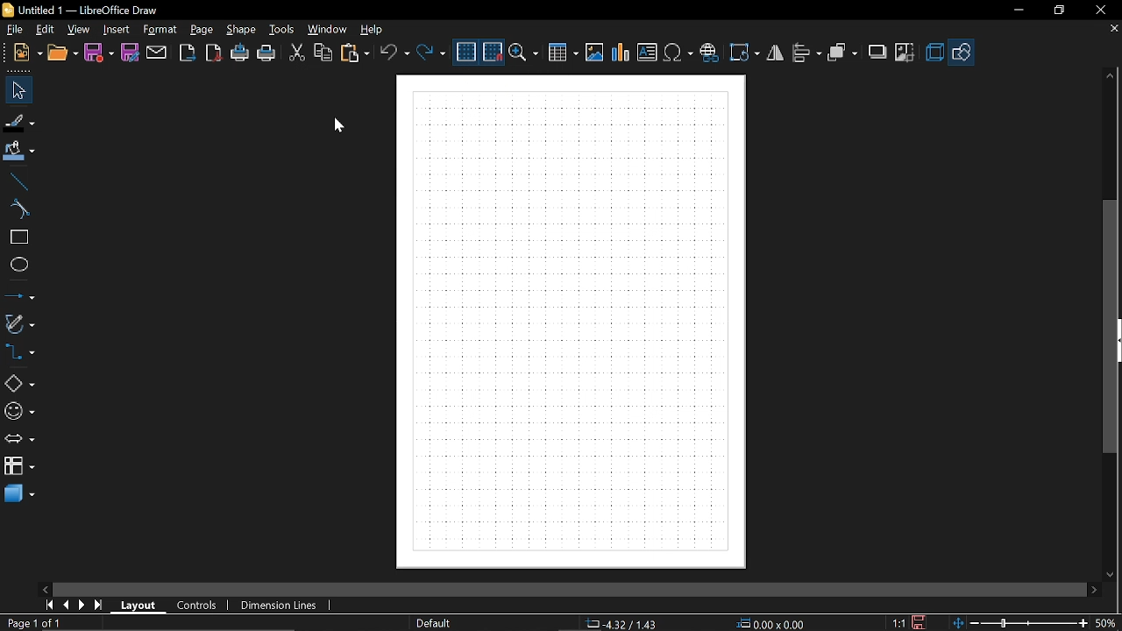 The width and height of the screenshot is (1122, 631). Describe the element at coordinates (241, 53) in the screenshot. I see `Print directly` at that location.